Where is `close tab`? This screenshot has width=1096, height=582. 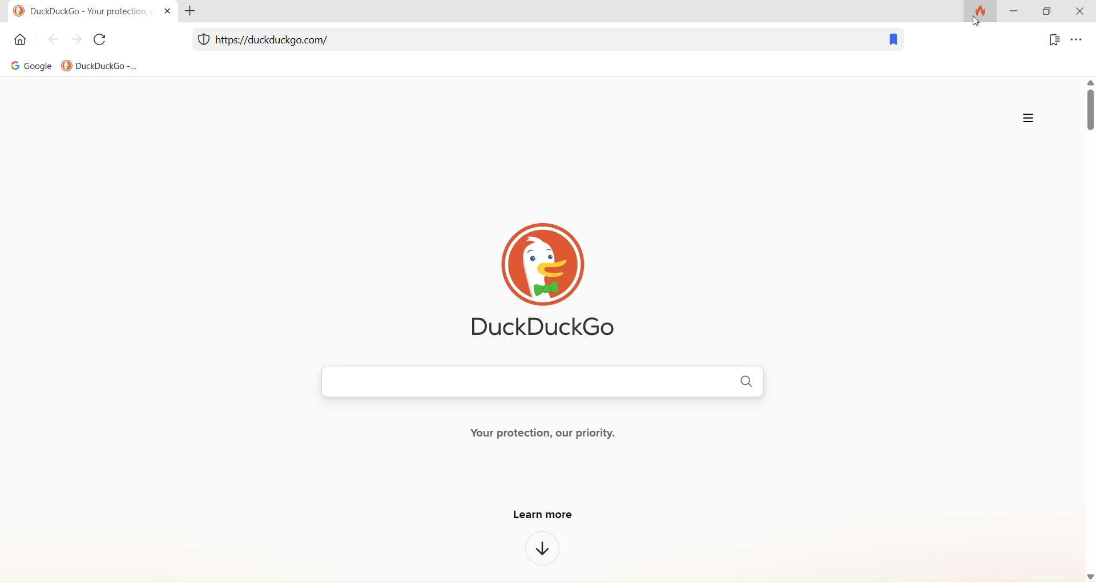
close tab is located at coordinates (164, 13).